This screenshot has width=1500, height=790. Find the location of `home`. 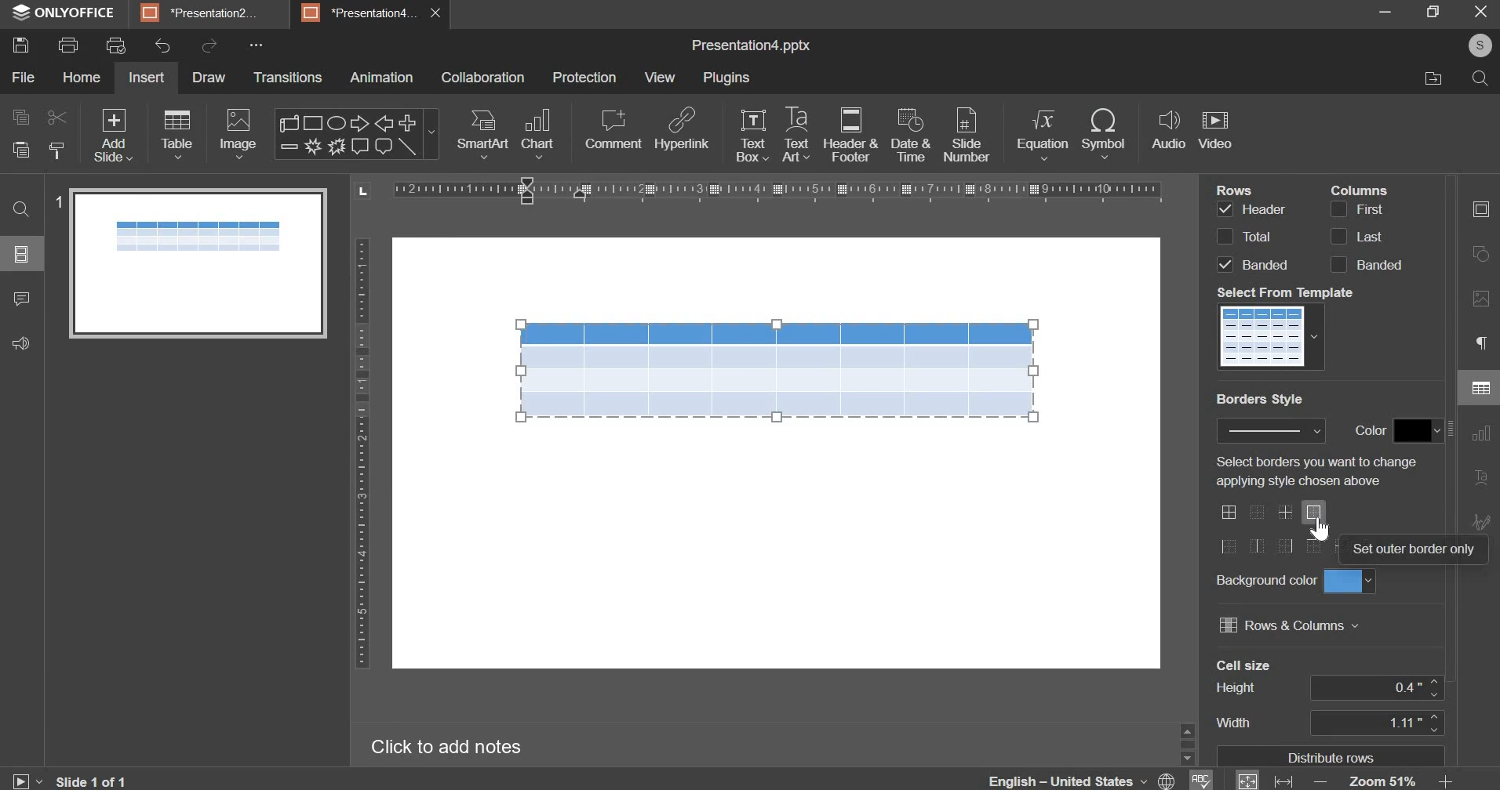

home is located at coordinates (82, 77).